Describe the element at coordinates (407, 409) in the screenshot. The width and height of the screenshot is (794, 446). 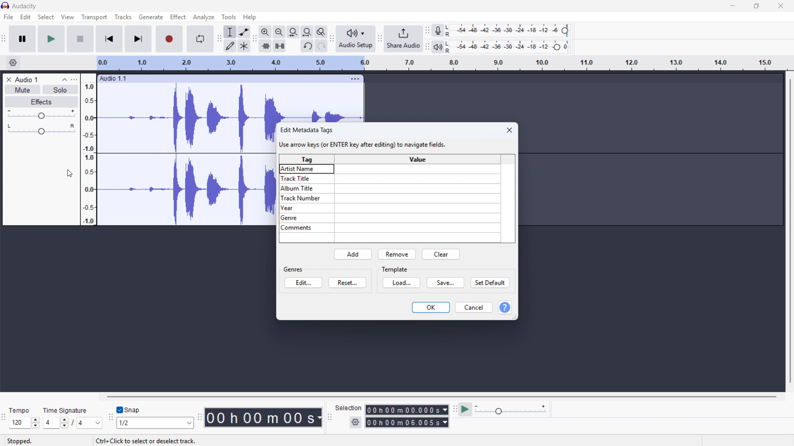
I see `start time` at that location.